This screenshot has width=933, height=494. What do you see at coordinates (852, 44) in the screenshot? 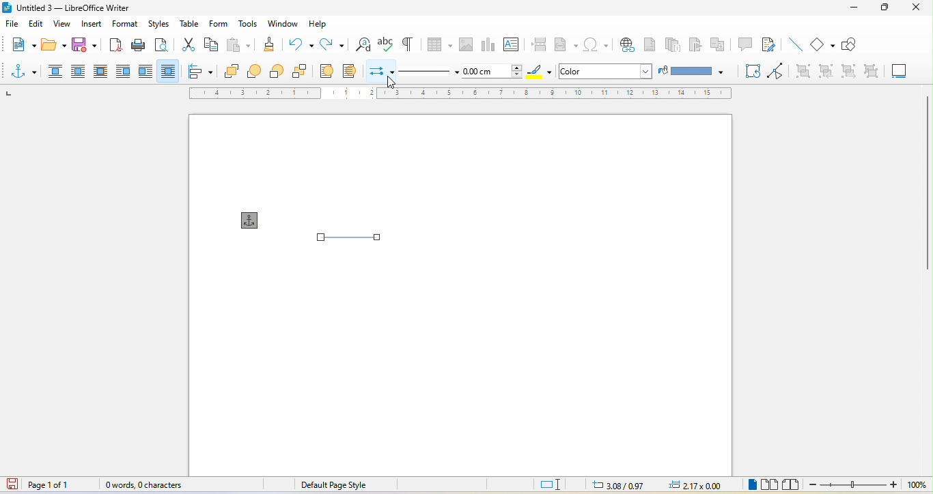
I see `show draw function` at bounding box center [852, 44].